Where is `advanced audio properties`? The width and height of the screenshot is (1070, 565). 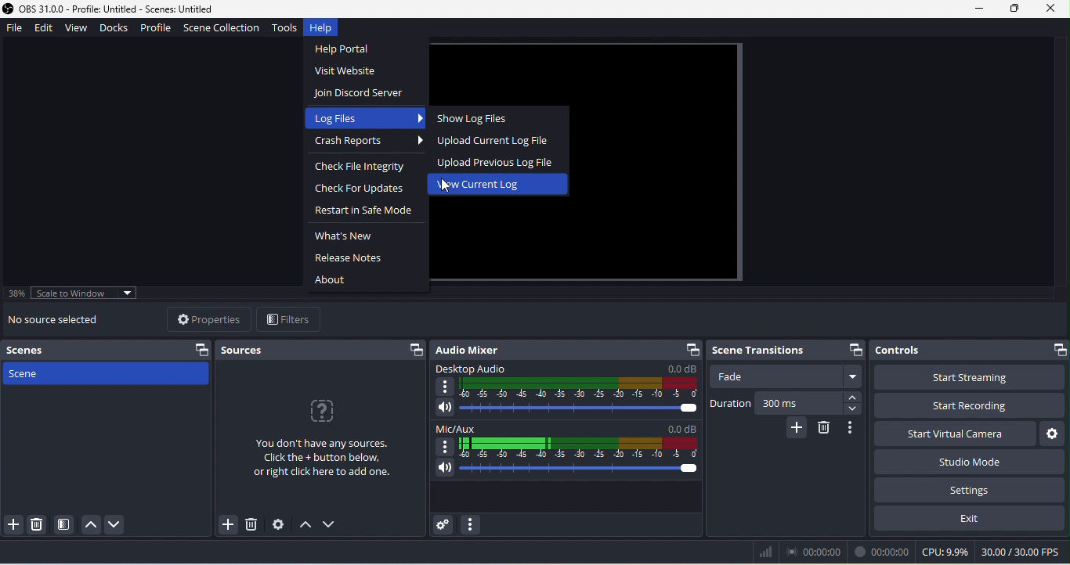
advanced audio properties is located at coordinates (445, 524).